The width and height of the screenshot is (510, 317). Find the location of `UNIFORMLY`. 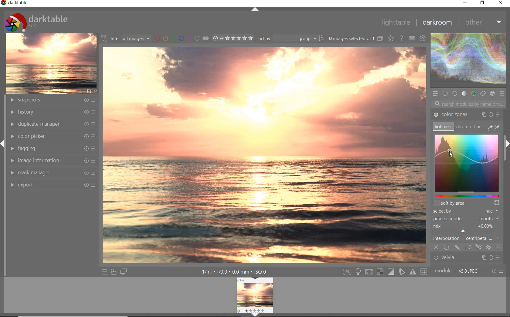

UNIFORMLY is located at coordinates (446, 248).